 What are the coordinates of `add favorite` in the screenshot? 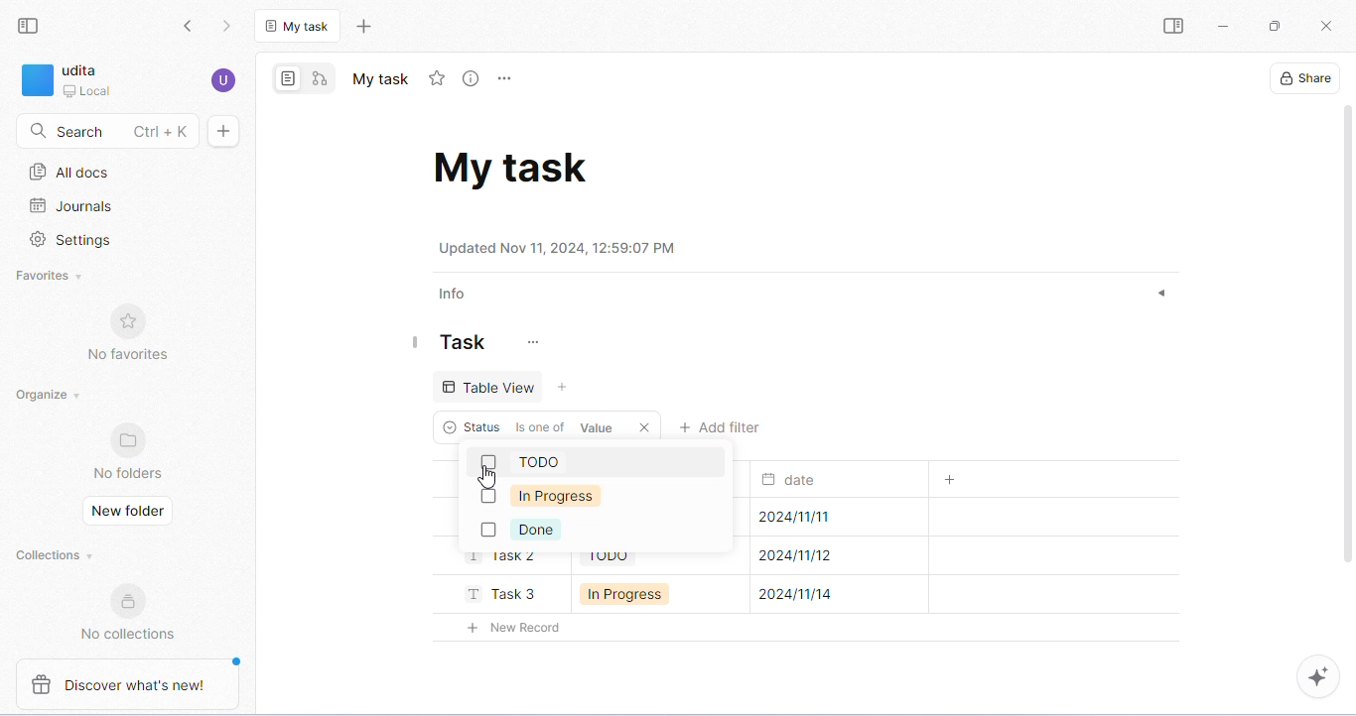 It's located at (437, 78).